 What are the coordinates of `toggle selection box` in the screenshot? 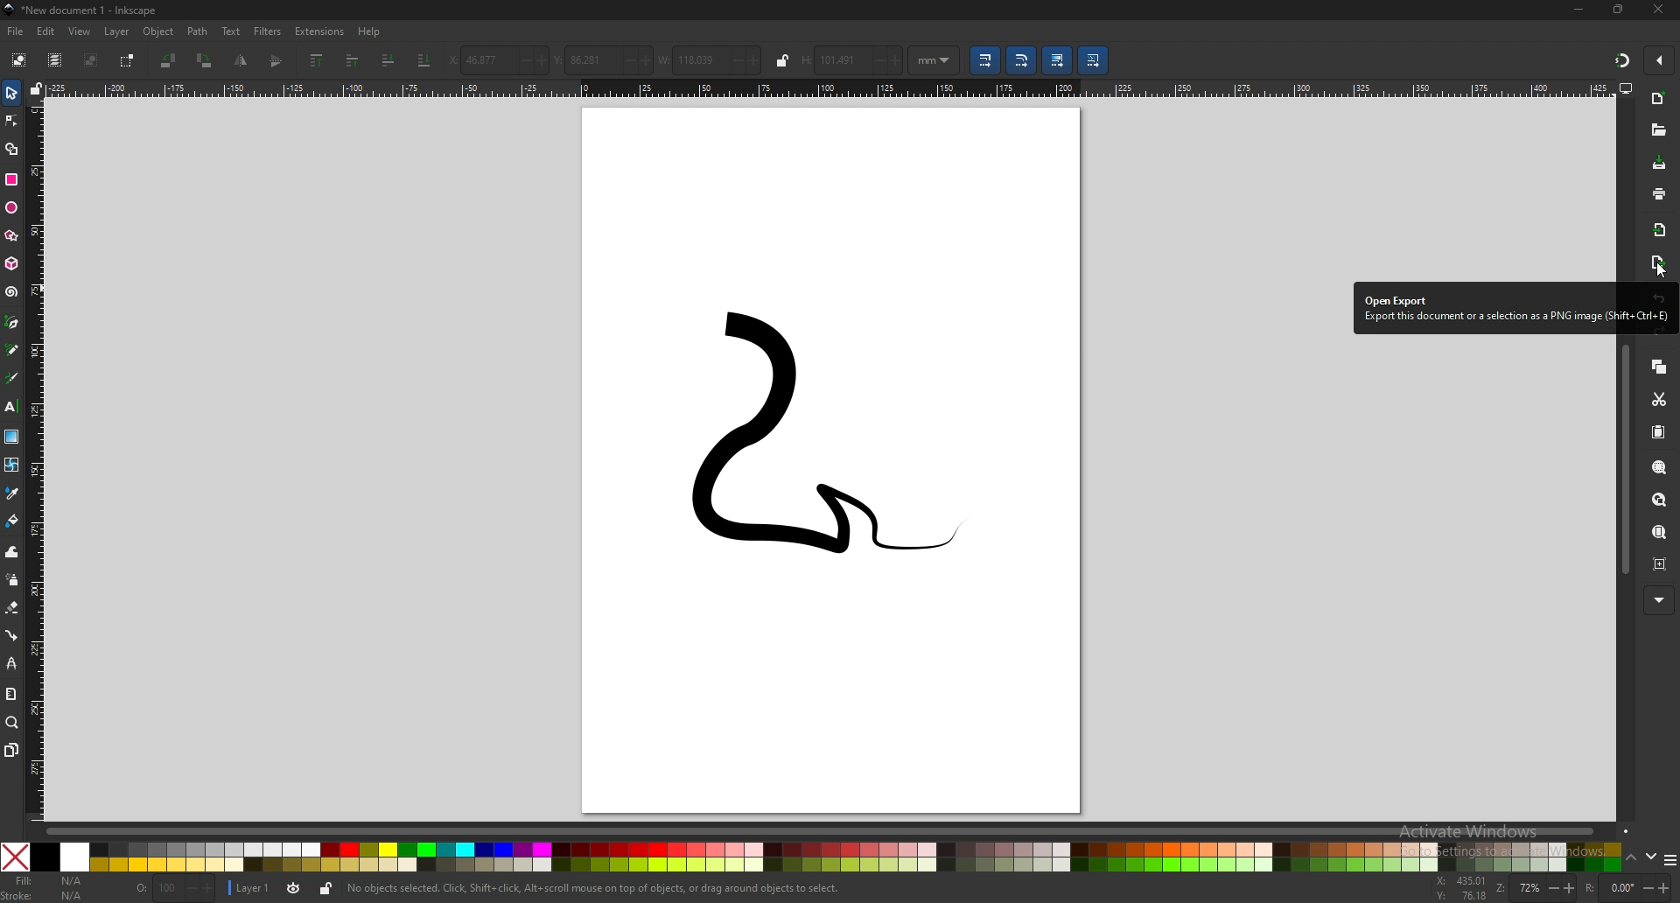 It's located at (129, 60).